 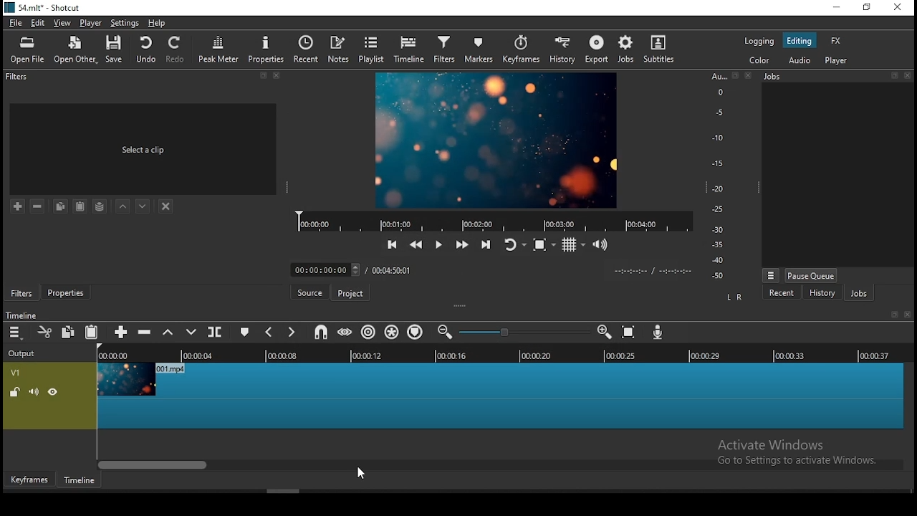 I want to click on , so click(x=910, y=315).